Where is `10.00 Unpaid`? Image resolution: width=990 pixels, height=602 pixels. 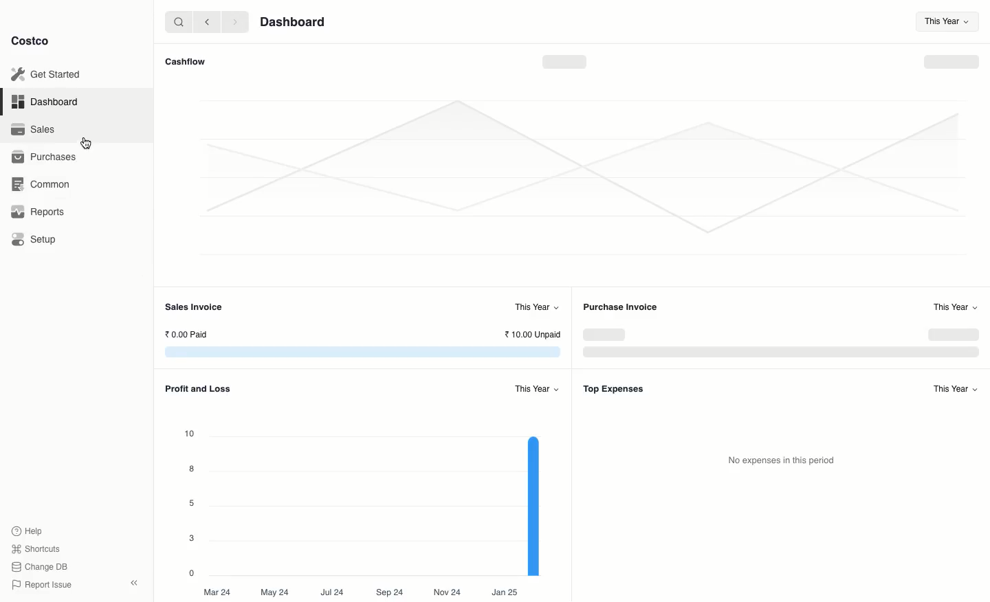
10.00 Unpaid is located at coordinates (531, 334).